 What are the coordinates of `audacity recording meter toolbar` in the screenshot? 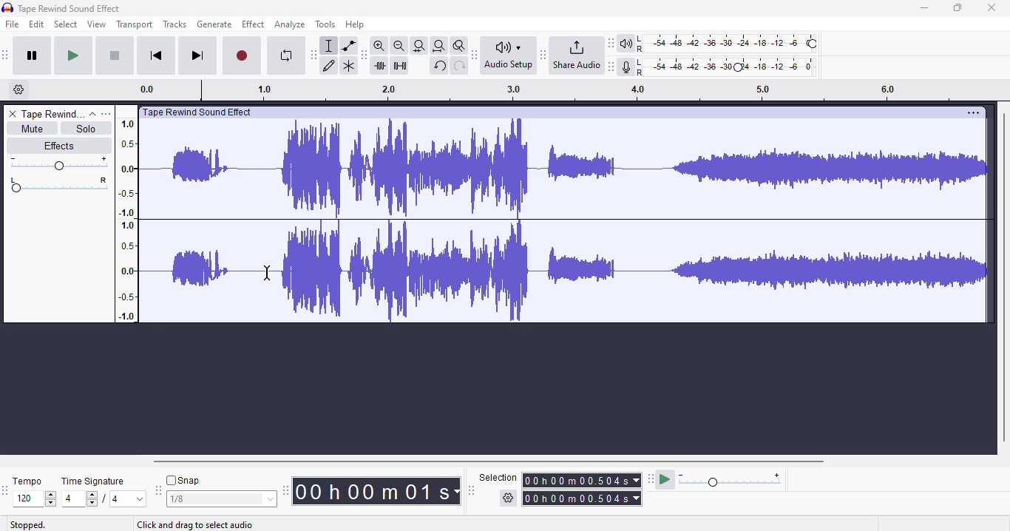 It's located at (611, 67).